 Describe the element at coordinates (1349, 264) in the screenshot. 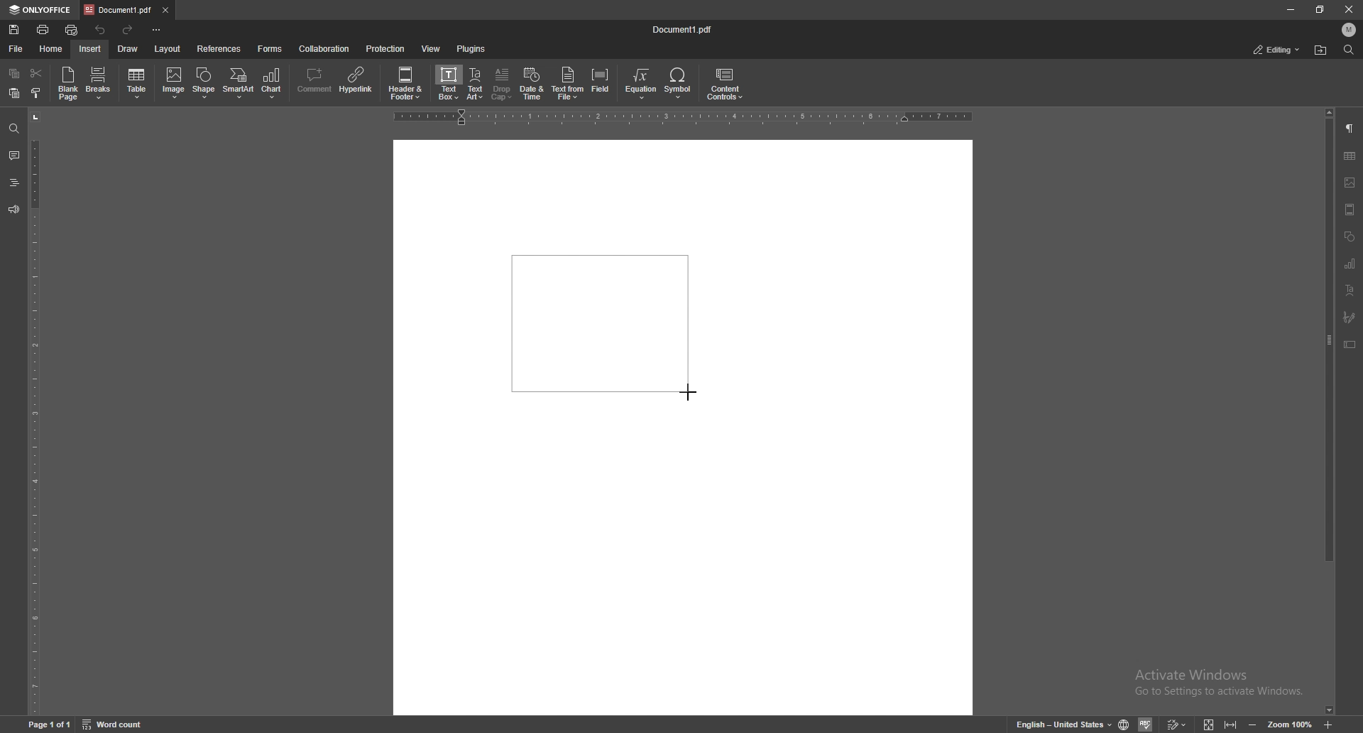

I see `chart` at that location.